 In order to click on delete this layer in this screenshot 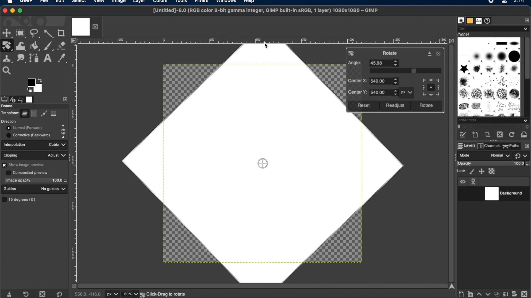, I will do `click(524, 292)`.